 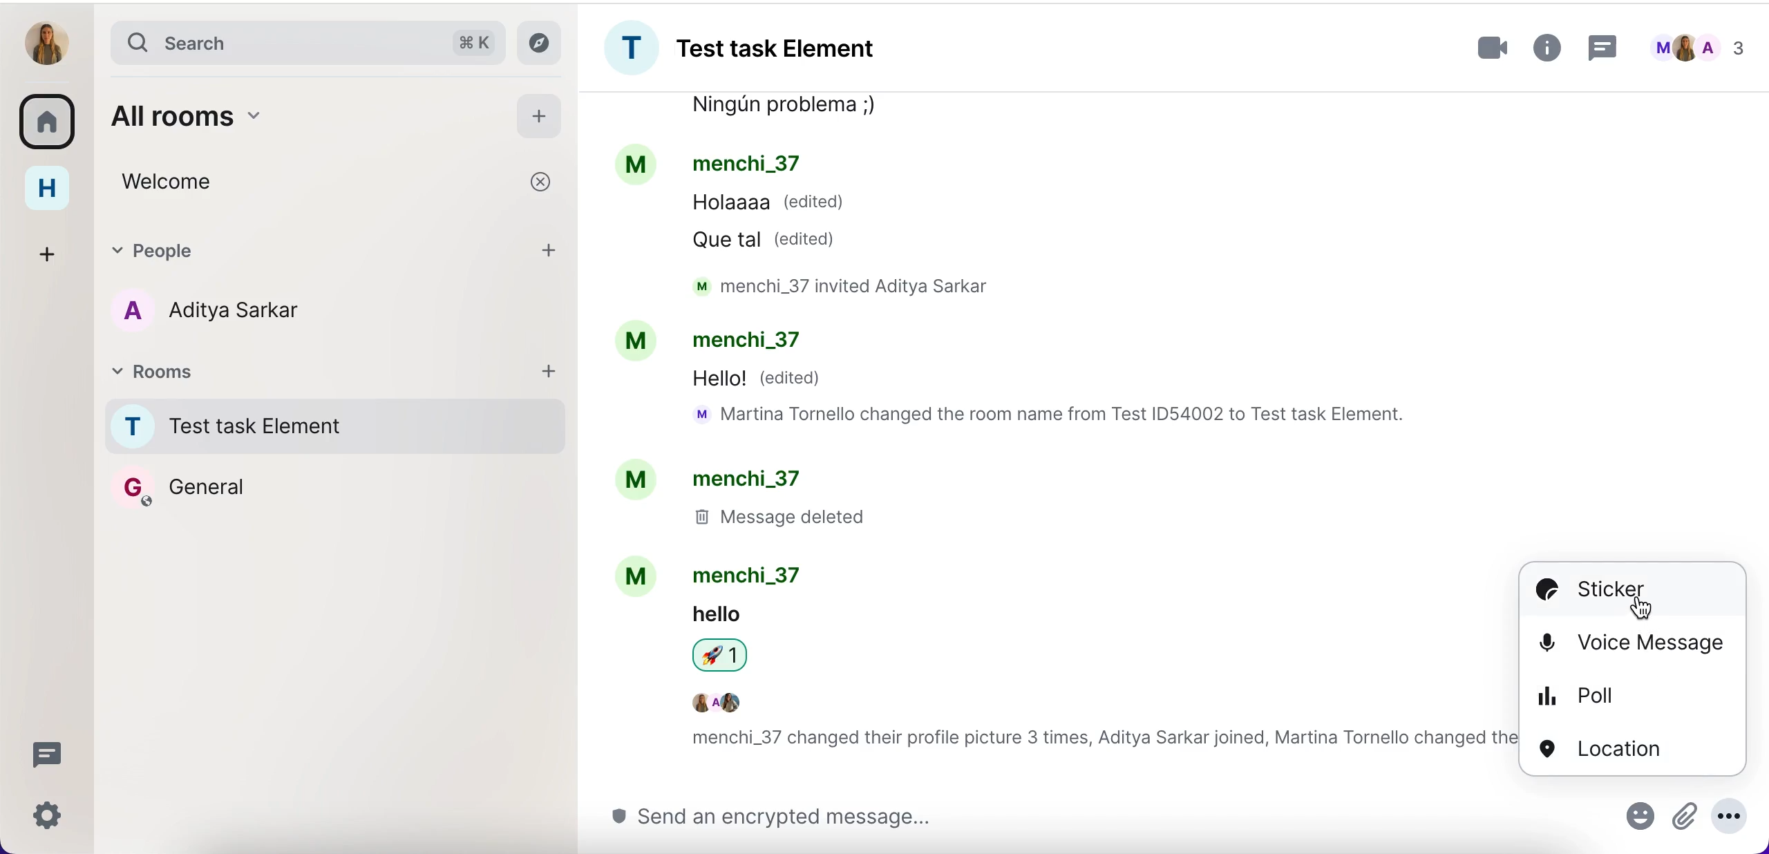 What do you see at coordinates (308, 250) in the screenshot?
I see `people` at bounding box center [308, 250].